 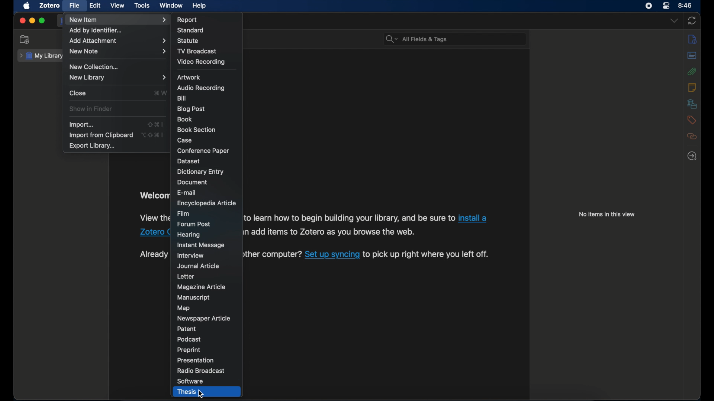 What do you see at coordinates (155, 124) in the screenshot?
I see `shortcut` at bounding box center [155, 124].